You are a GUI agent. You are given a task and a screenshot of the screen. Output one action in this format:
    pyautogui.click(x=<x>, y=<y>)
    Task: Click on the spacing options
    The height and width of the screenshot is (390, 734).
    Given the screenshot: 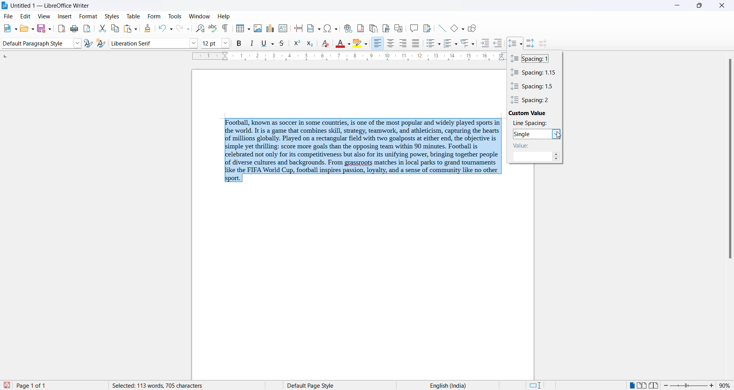 What is the action you would take?
    pyautogui.click(x=556, y=134)
    